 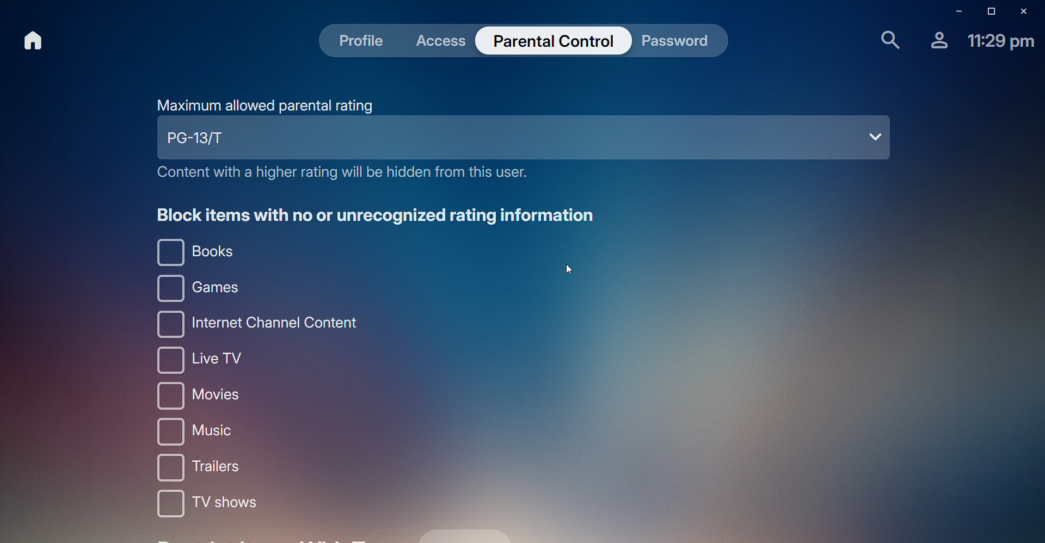 What do you see at coordinates (266, 105) in the screenshot?
I see `Maximum  allowed parental rating` at bounding box center [266, 105].